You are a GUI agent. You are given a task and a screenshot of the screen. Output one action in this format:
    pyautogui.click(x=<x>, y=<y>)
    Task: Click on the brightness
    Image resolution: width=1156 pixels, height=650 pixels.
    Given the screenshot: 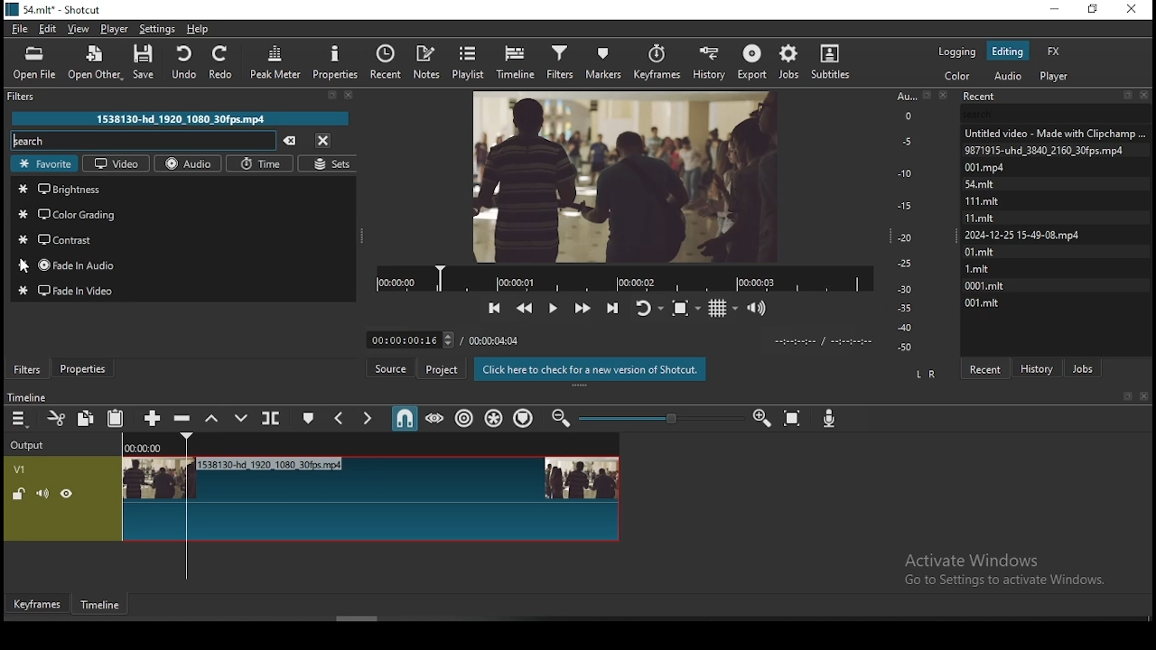 What is the action you would take?
    pyautogui.click(x=183, y=187)
    